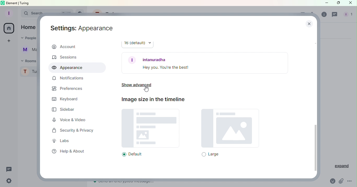 This screenshot has width=357, height=187. What do you see at coordinates (73, 47) in the screenshot?
I see `Account` at bounding box center [73, 47].